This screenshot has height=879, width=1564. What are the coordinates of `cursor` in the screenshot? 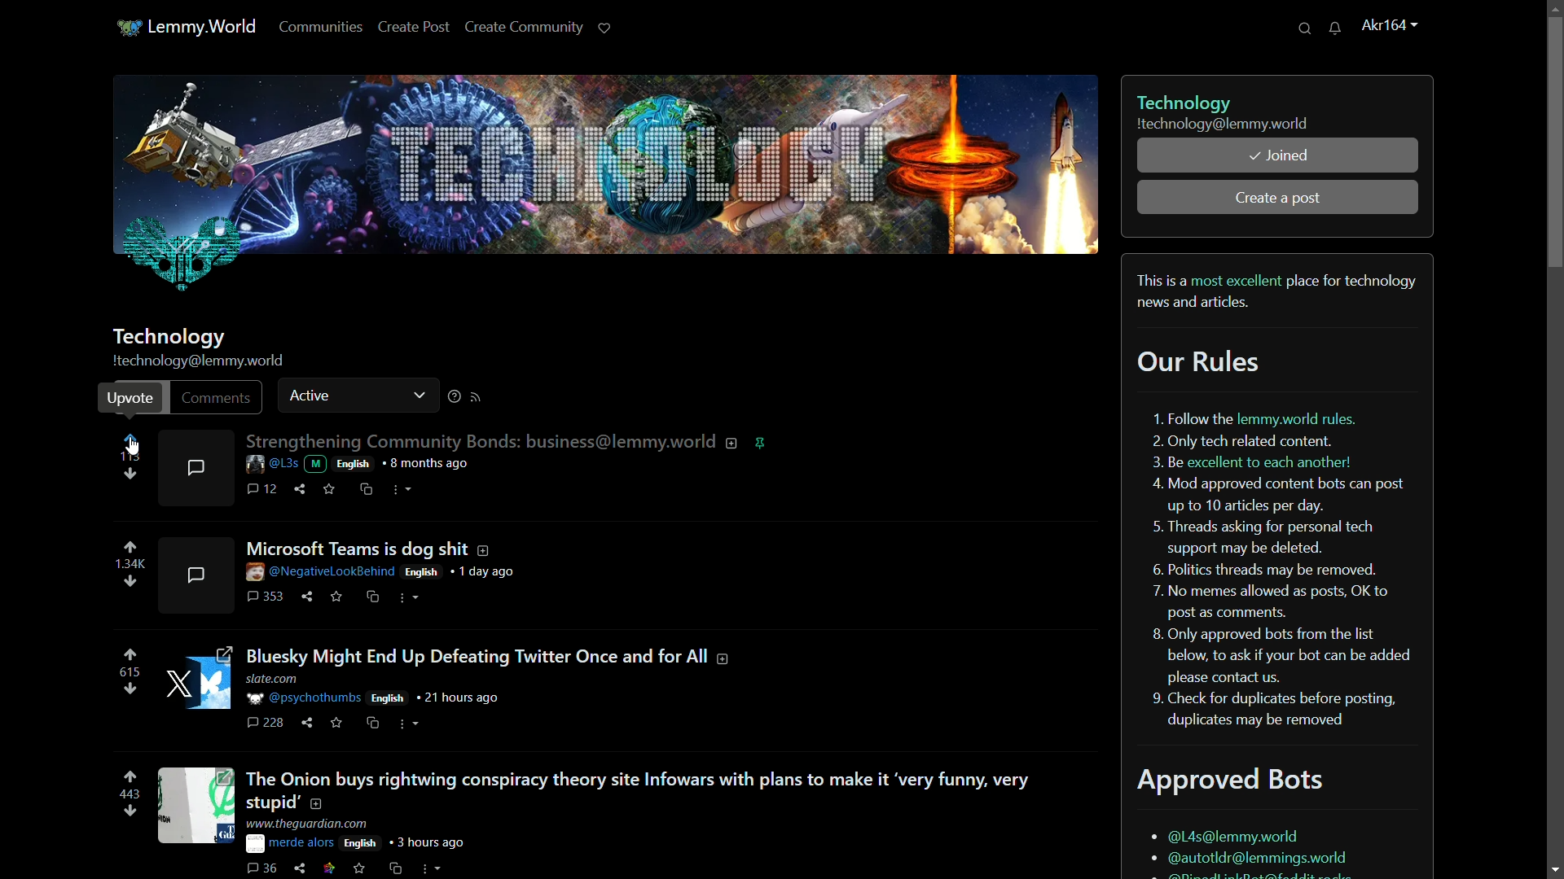 It's located at (135, 447).